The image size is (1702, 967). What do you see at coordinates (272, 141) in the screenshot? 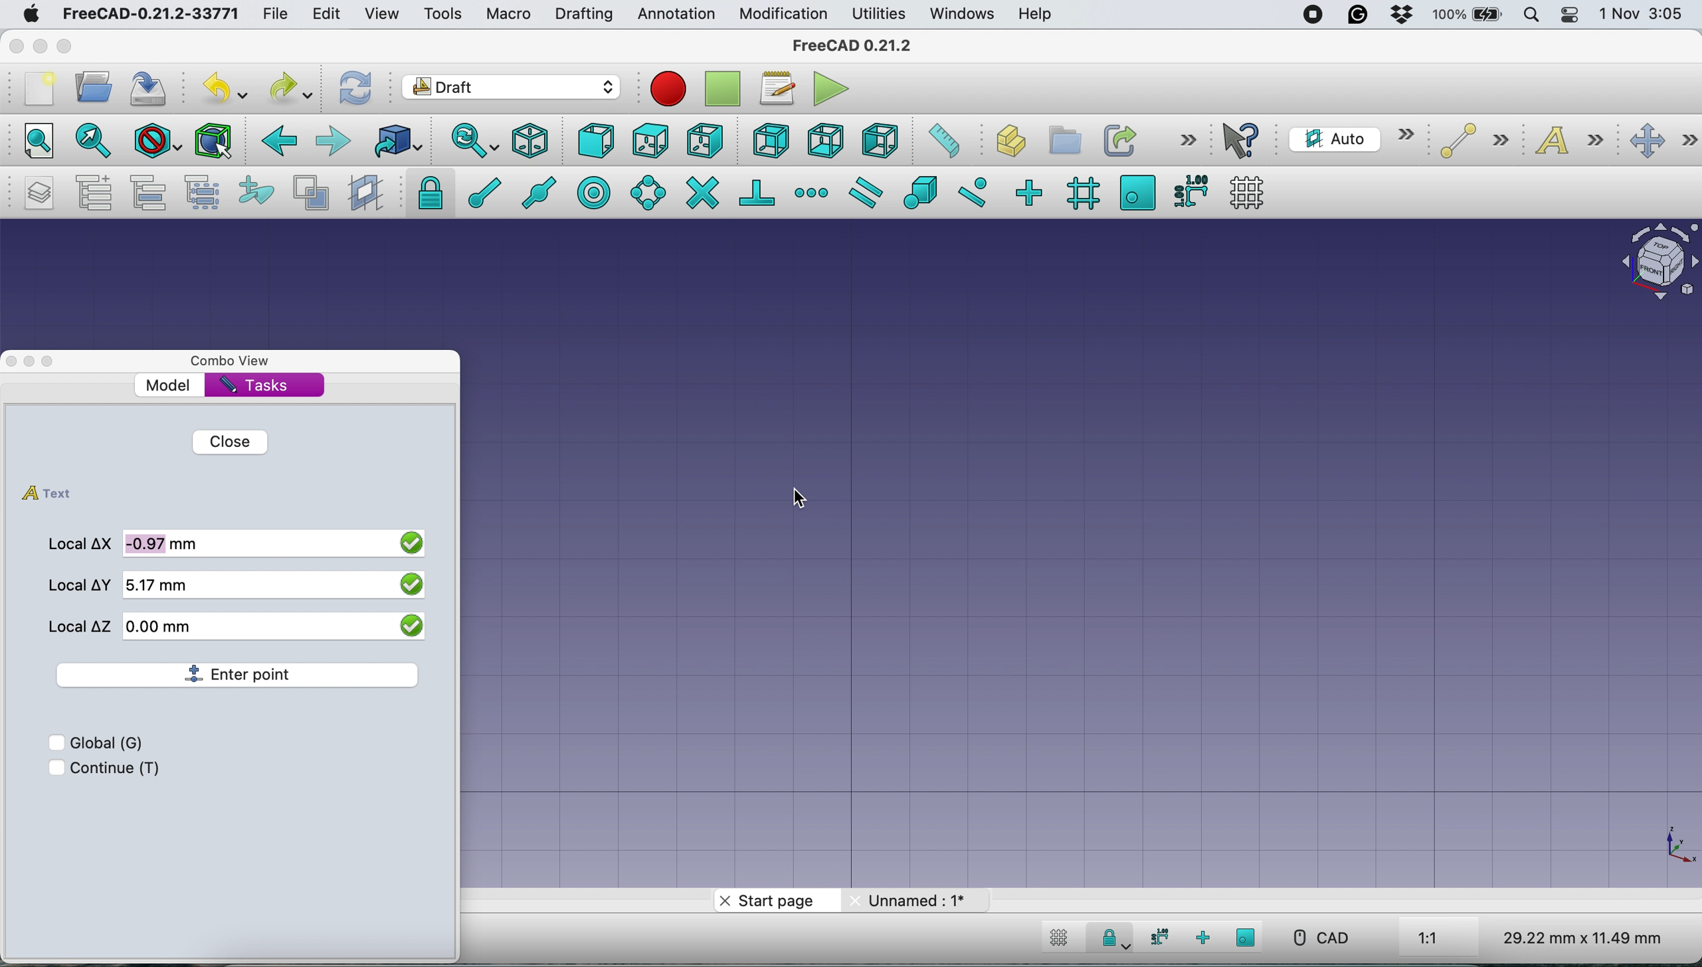
I see `backward` at bounding box center [272, 141].